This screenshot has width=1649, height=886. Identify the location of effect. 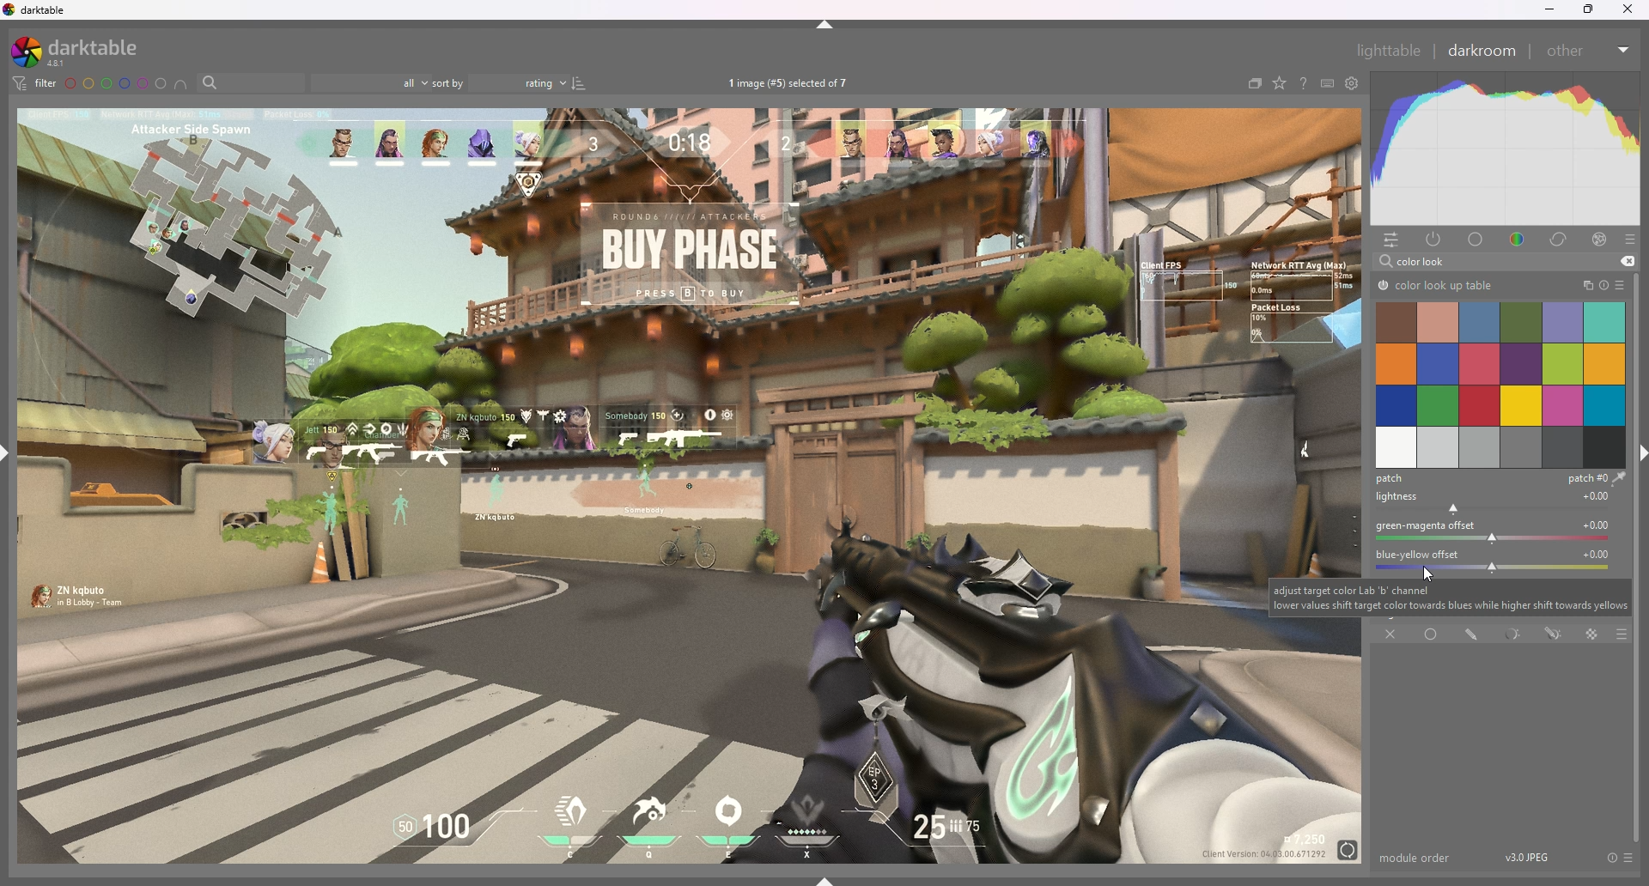
(1601, 238).